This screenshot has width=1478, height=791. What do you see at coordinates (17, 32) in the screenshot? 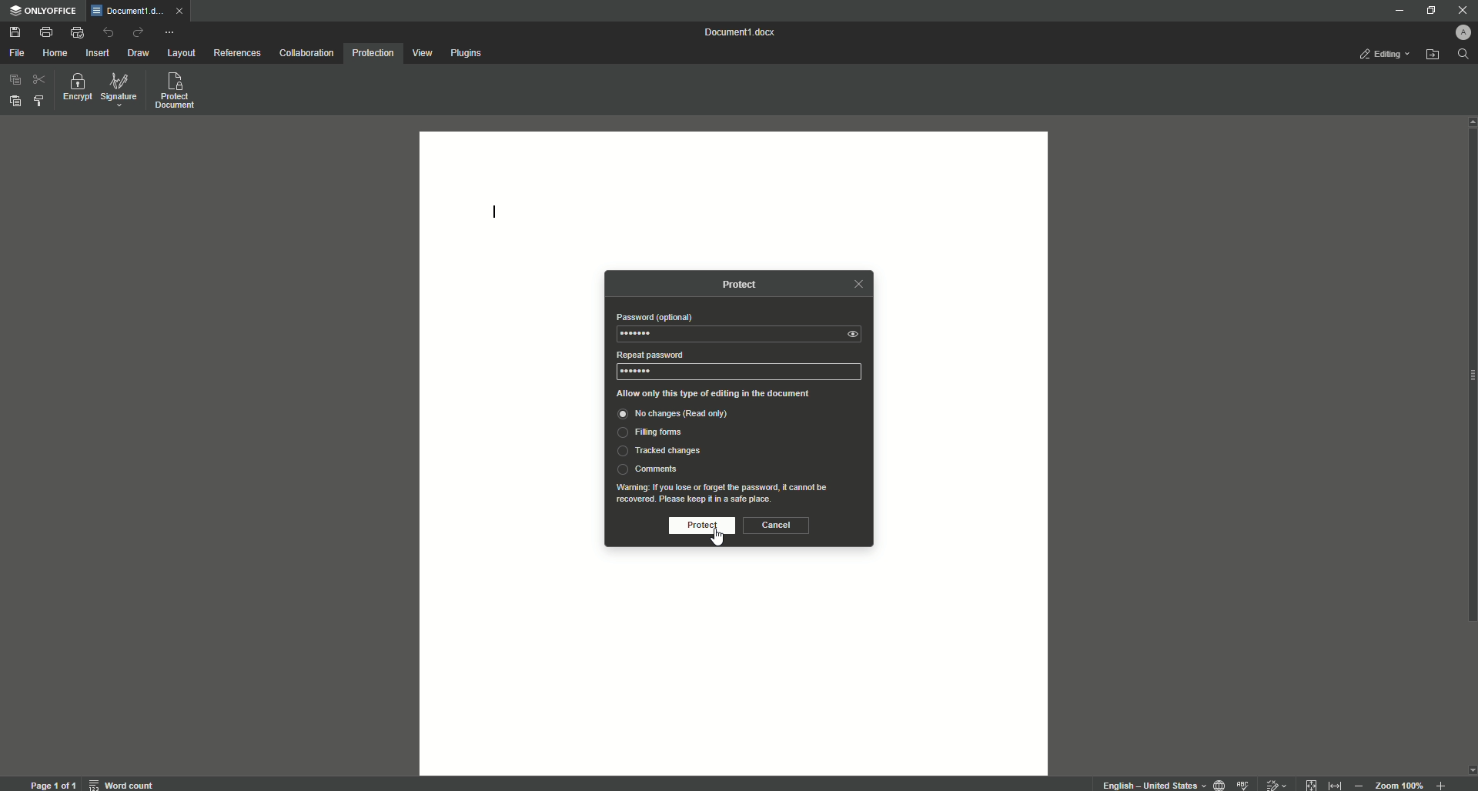
I see `Save` at bounding box center [17, 32].